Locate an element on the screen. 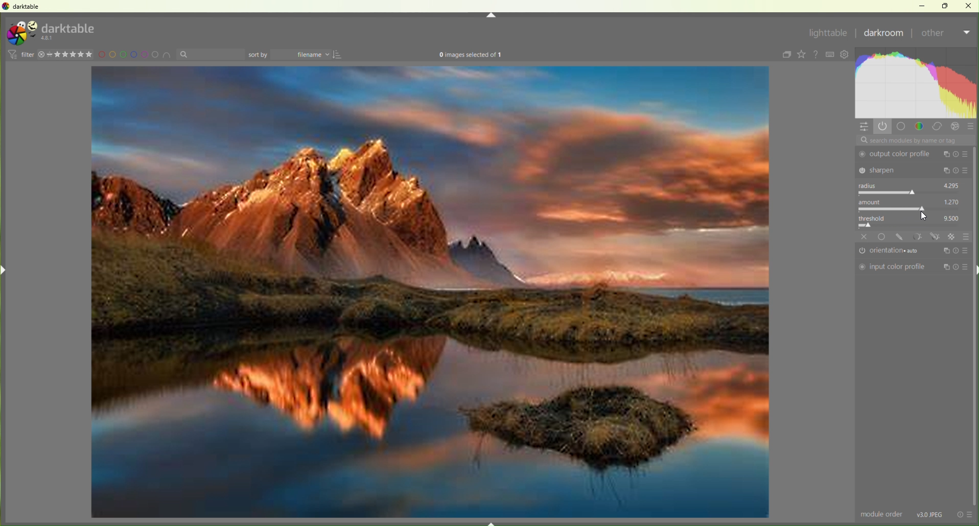 This screenshot has height=526, width=979. range rating is located at coordinates (72, 55).